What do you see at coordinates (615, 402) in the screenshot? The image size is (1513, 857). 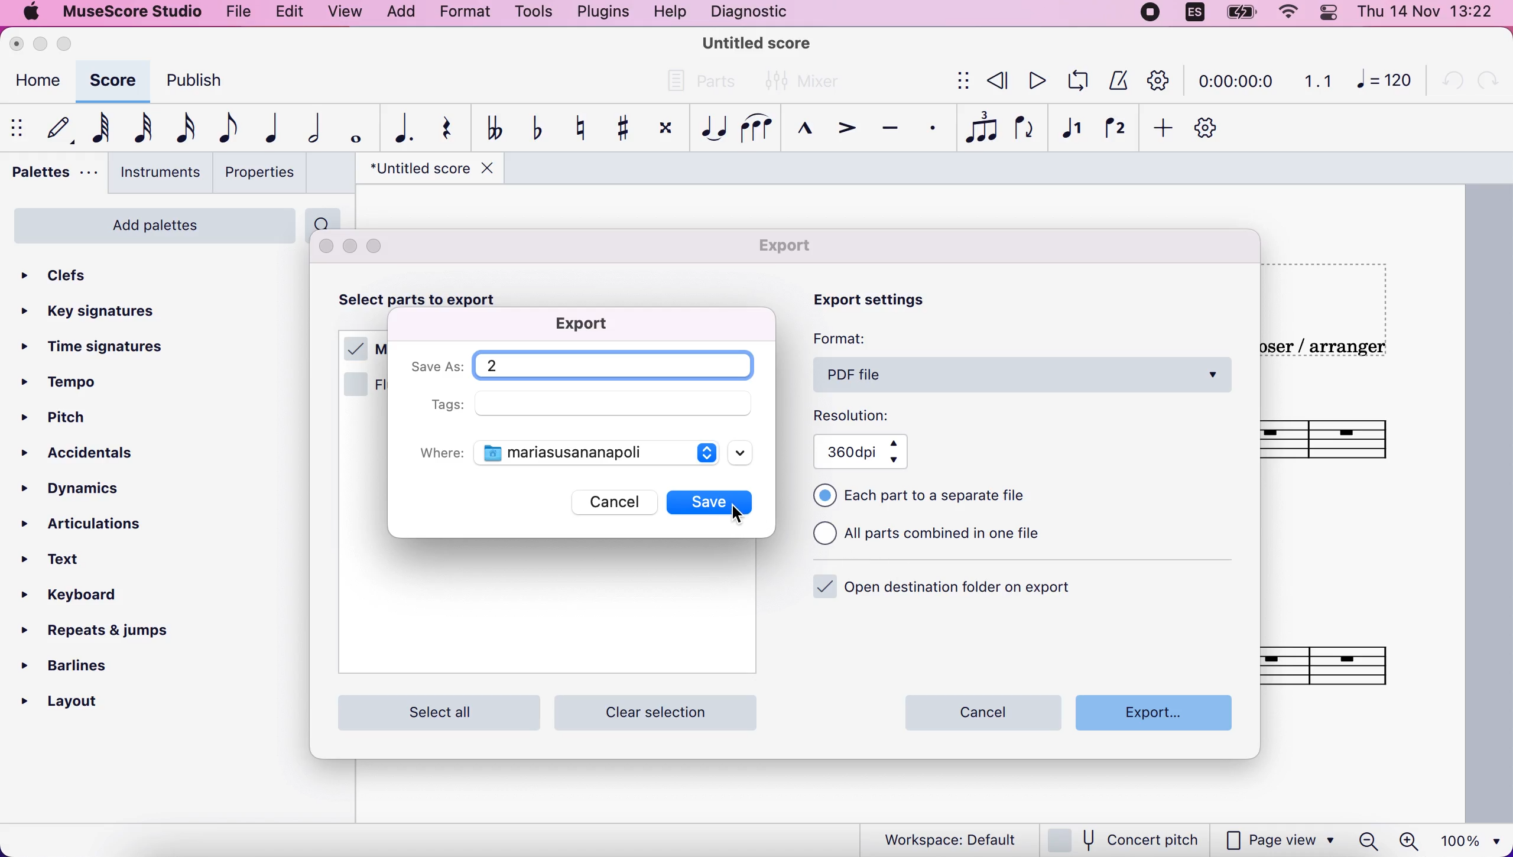 I see `empty field` at bounding box center [615, 402].